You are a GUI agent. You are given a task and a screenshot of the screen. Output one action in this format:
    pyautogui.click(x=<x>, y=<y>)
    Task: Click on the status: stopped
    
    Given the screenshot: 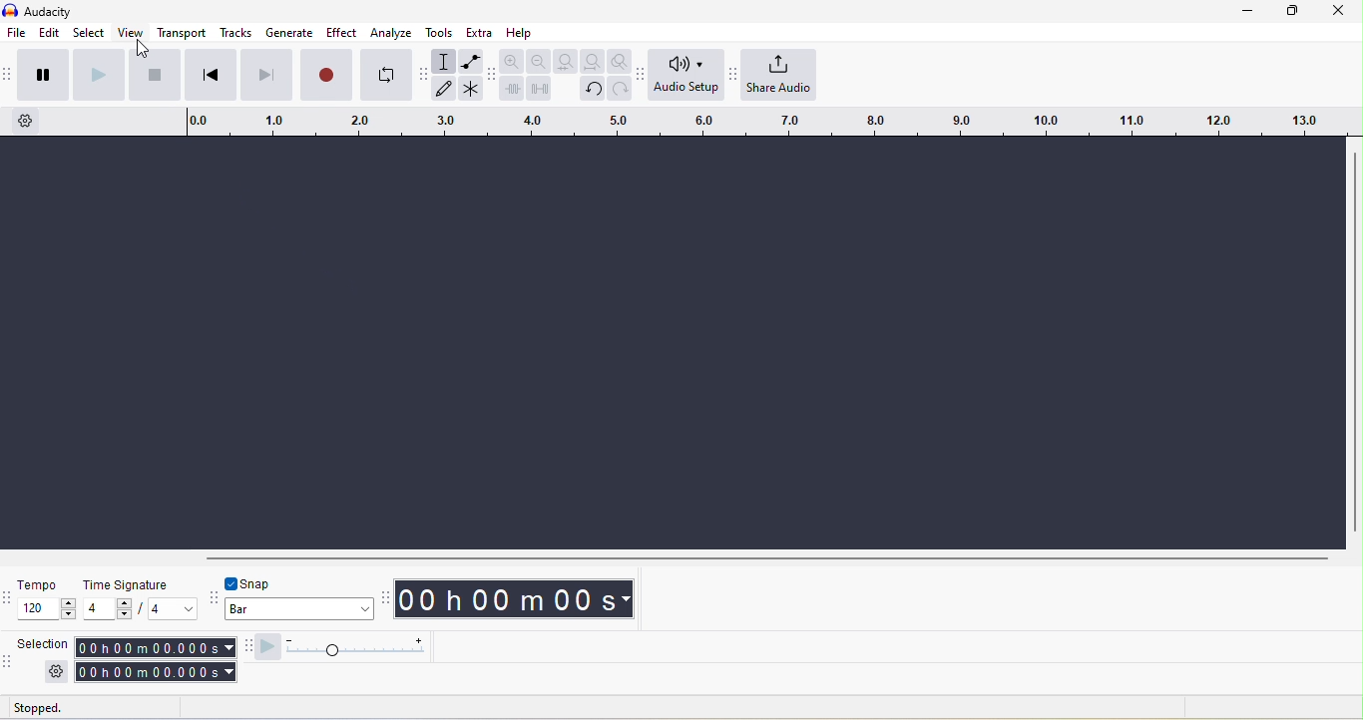 What is the action you would take?
    pyautogui.click(x=37, y=710)
    